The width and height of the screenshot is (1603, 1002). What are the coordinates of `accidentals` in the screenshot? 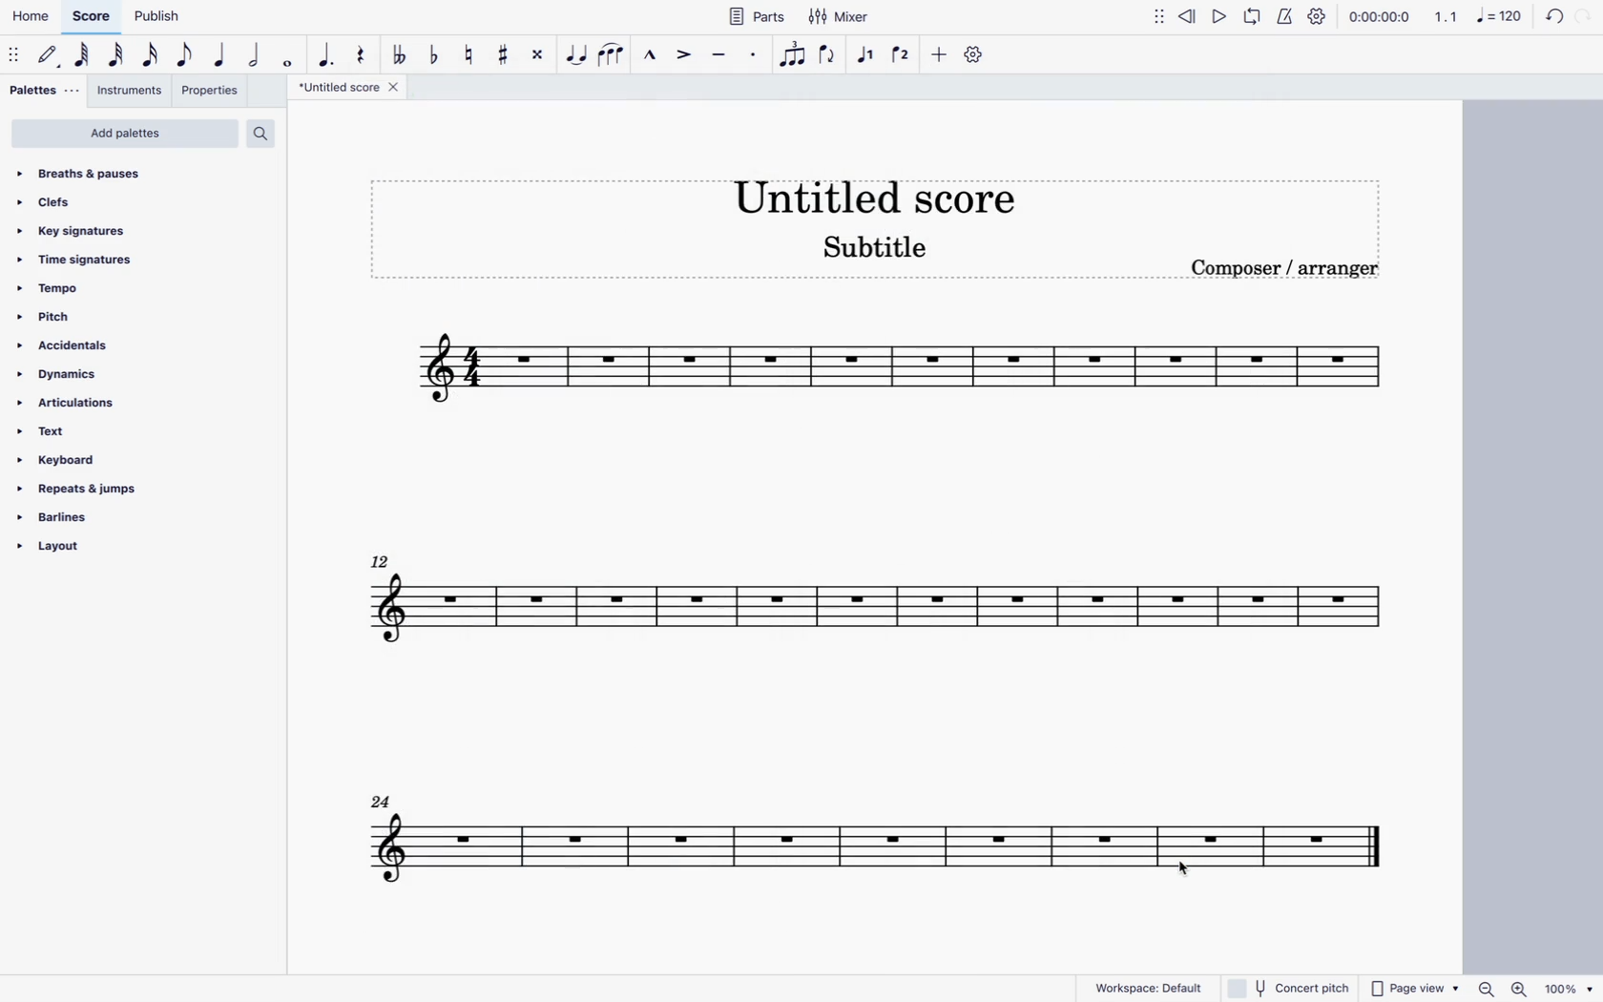 It's located at (76, 347).